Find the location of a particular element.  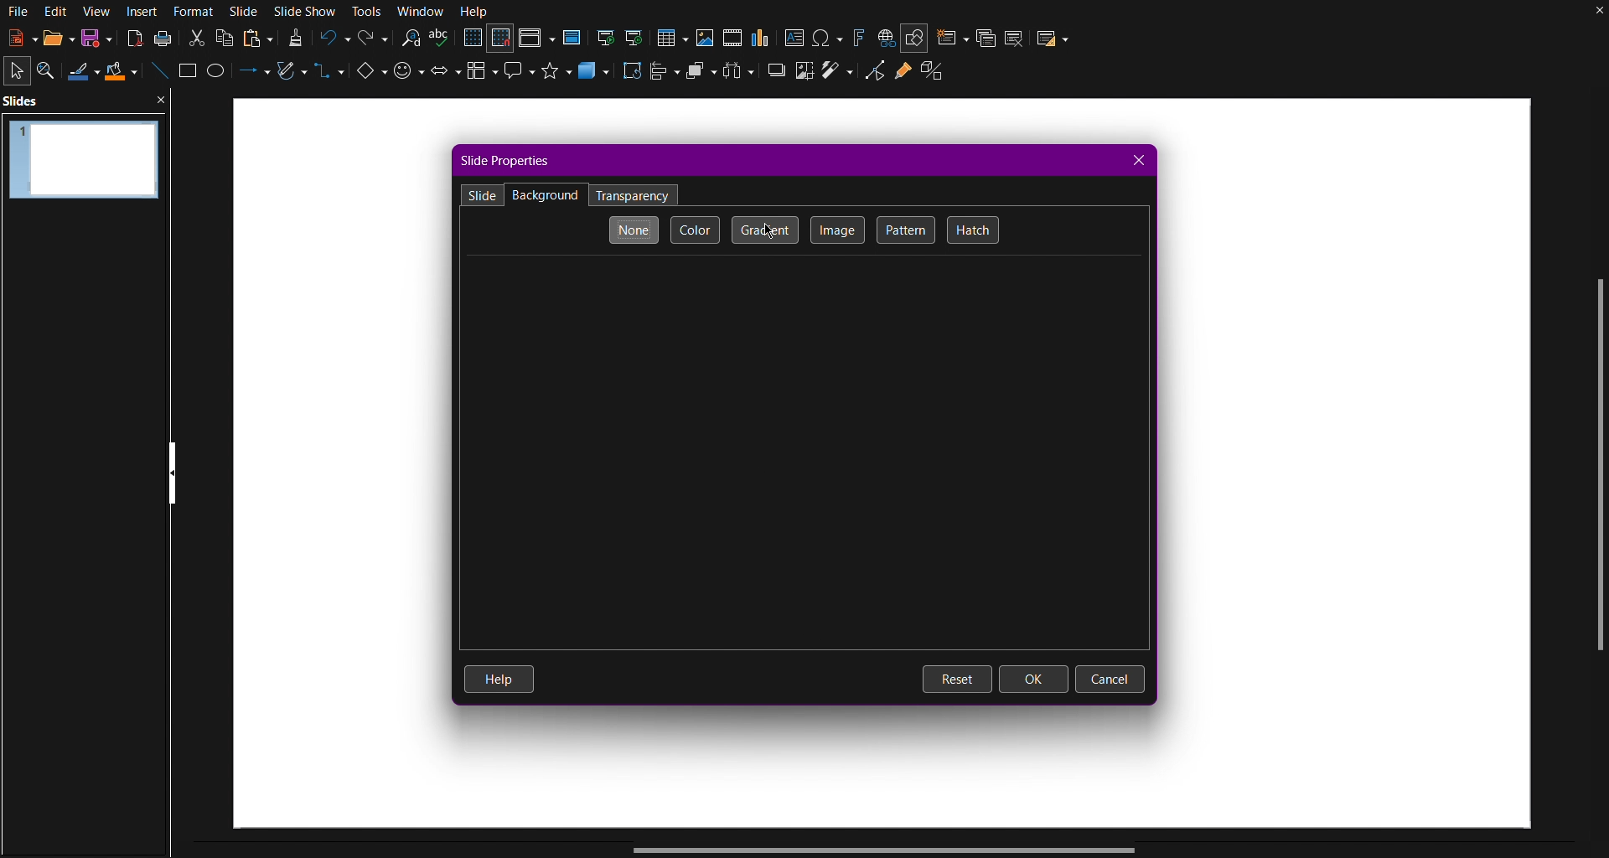

Copy is located at coordinates (225, 37).